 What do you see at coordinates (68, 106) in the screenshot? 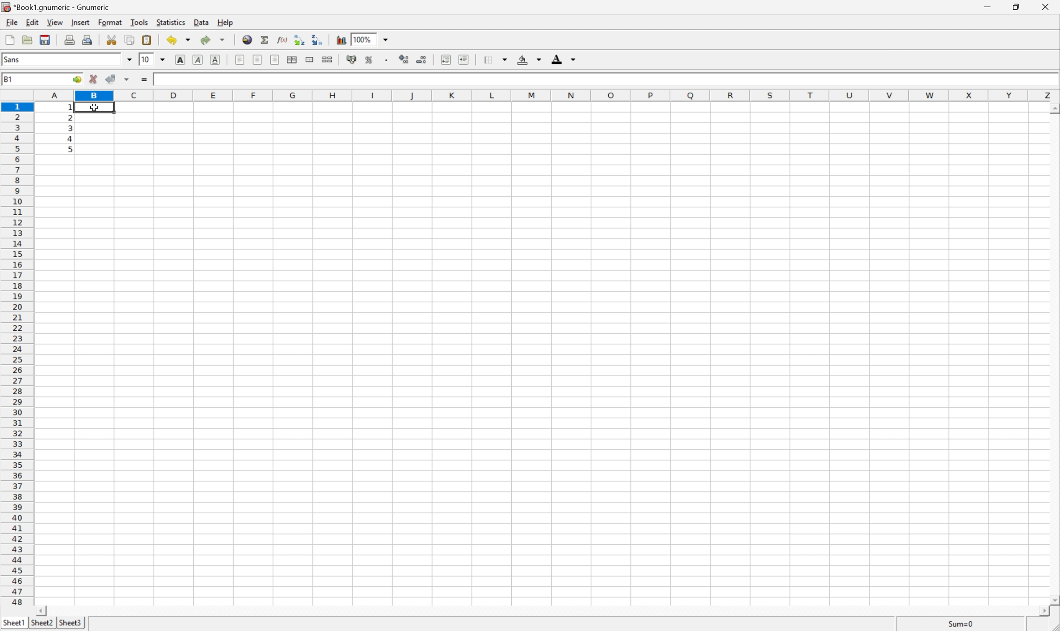
I see `` at bounding box center [68, 106].